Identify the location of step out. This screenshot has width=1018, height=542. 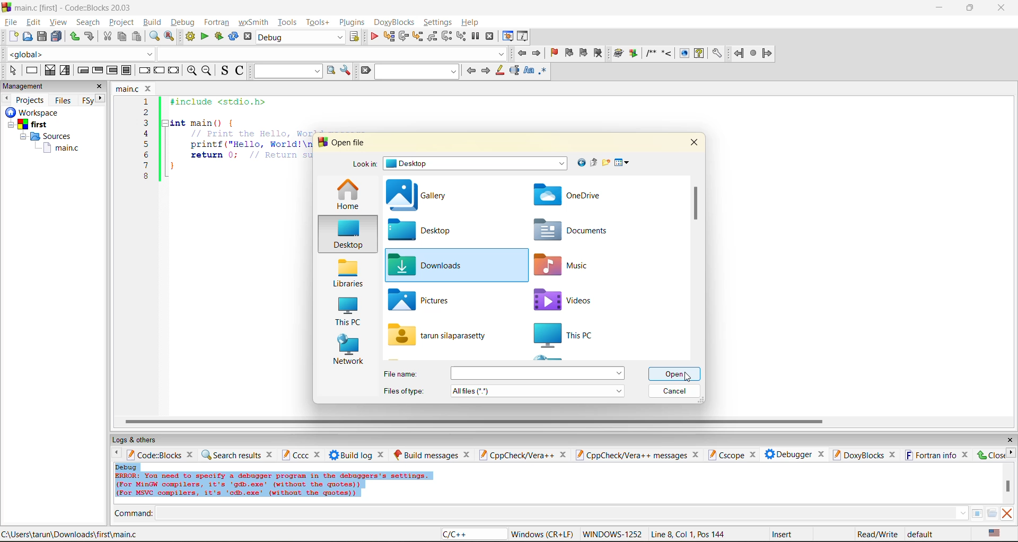
(432, 36).